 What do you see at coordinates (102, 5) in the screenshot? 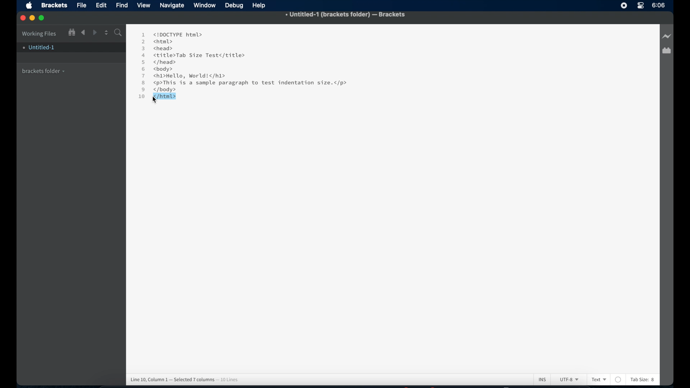
I see `Edit` at bounding box center [102, 5].